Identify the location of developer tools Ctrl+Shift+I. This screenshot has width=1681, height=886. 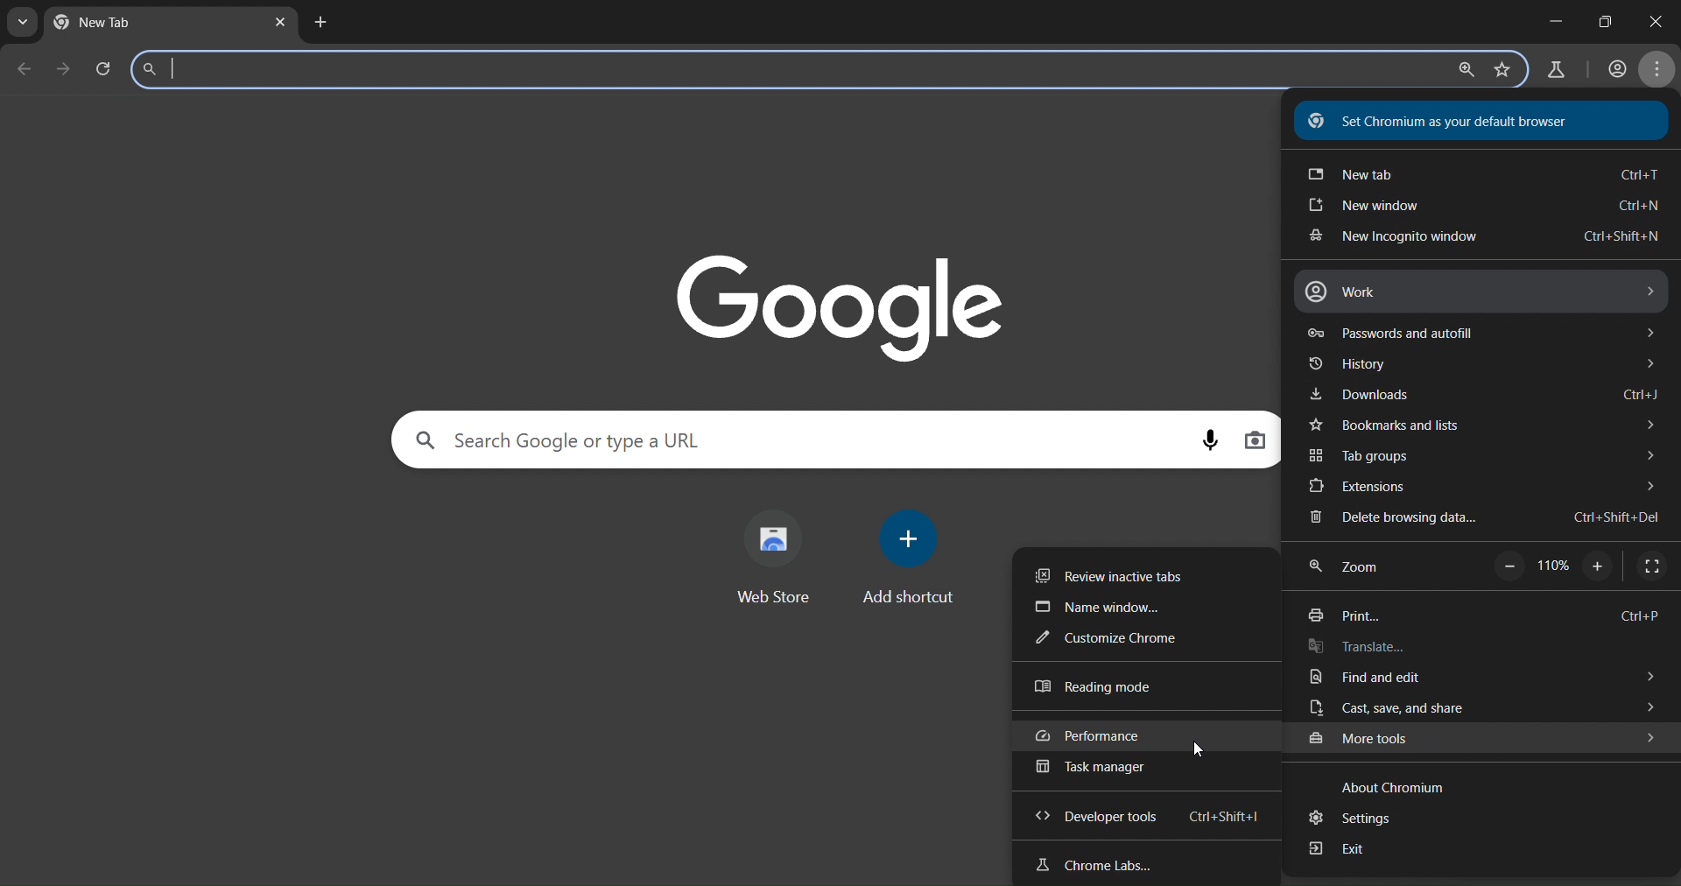
(1155, 816).